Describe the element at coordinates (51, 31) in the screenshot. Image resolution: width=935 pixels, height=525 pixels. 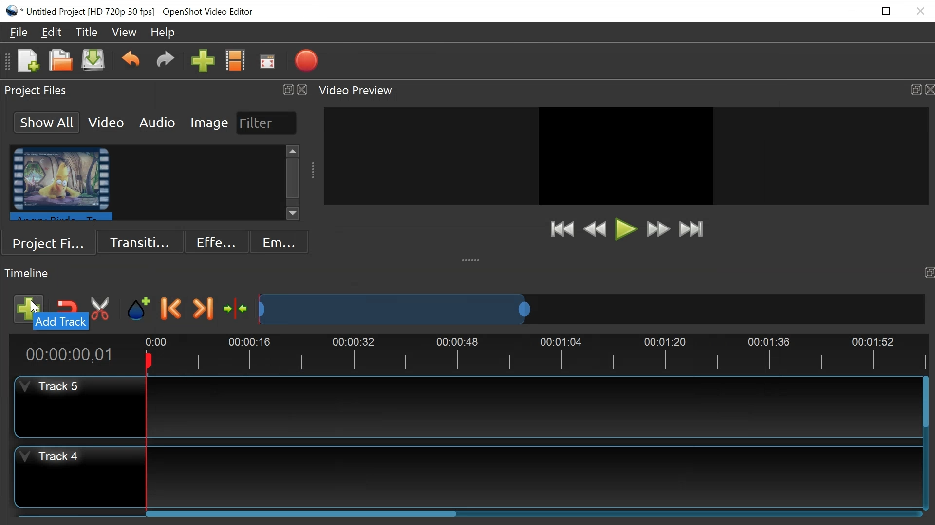
I see `Edit` at that location.